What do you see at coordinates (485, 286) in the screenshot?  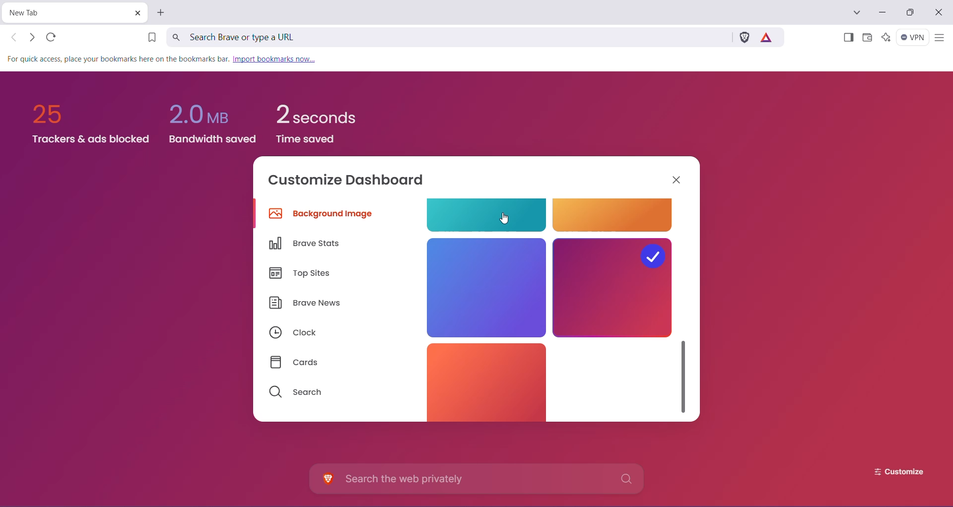 I see `color 1 #5b71de` at bounding box center [485, 286].